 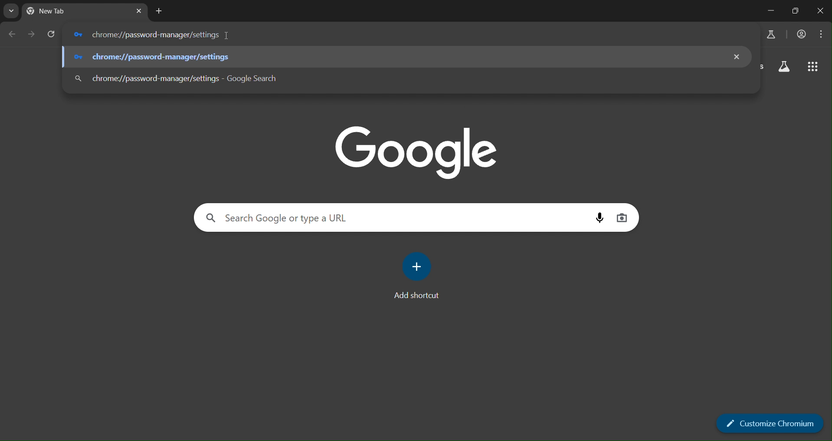 What do you see at coordinates (784, 68) in the screenshot?
I see `search labs` at bounding box center [784, 68].